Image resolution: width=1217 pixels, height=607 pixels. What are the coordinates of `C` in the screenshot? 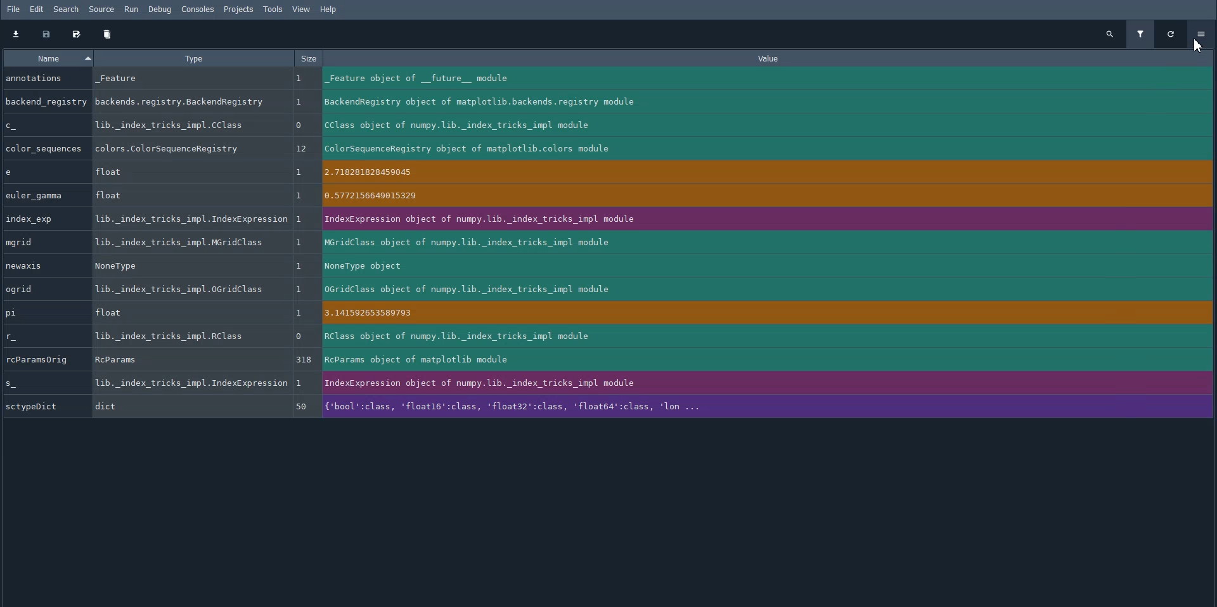 It's located at (46, 125).